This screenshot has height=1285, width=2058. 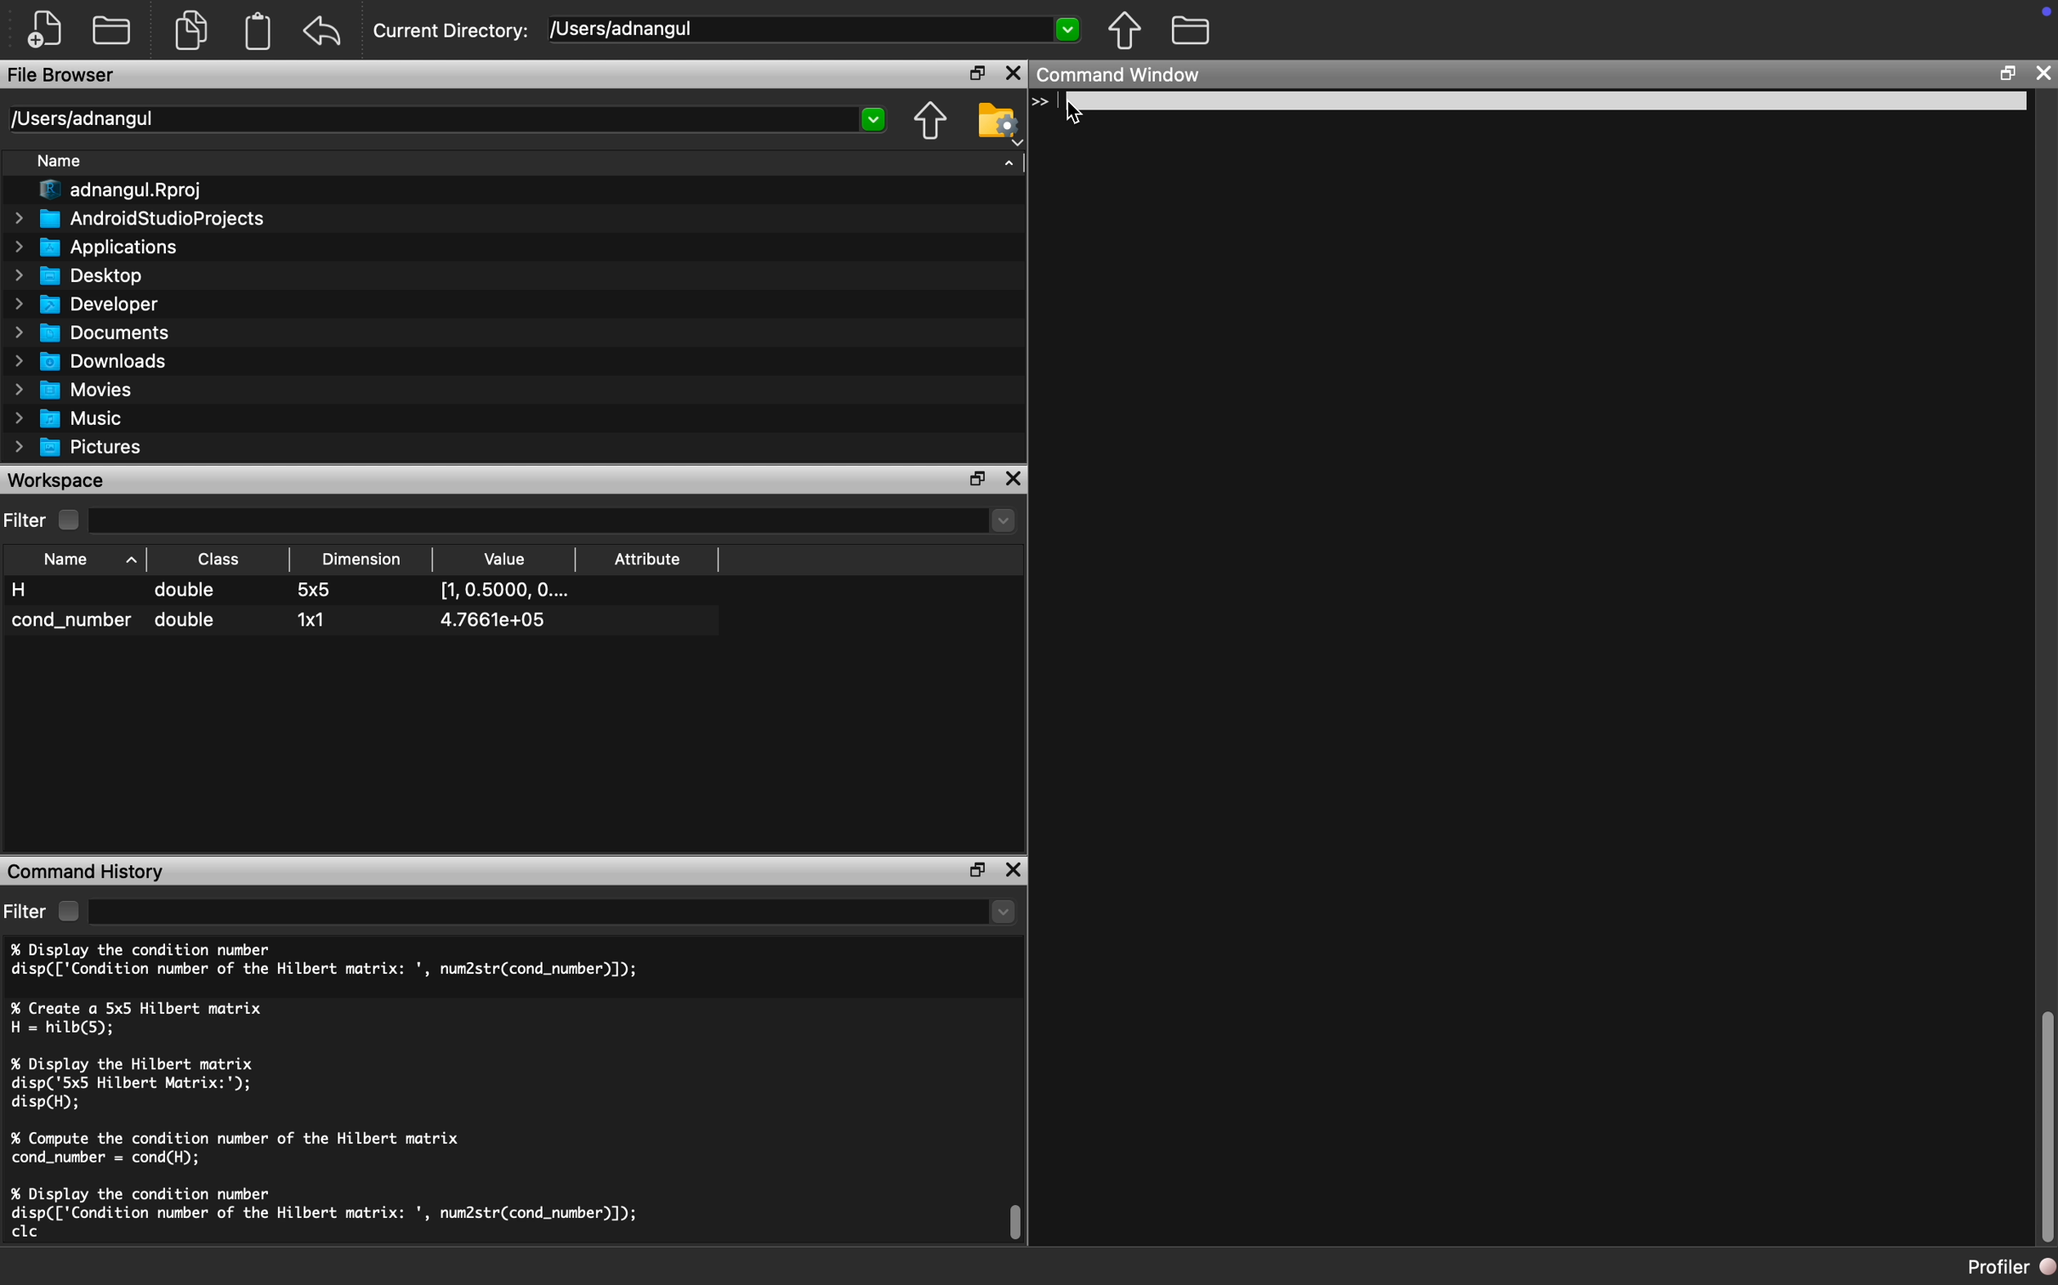 I want to click on adnangul.Rproj, so click(x=117, y=192).